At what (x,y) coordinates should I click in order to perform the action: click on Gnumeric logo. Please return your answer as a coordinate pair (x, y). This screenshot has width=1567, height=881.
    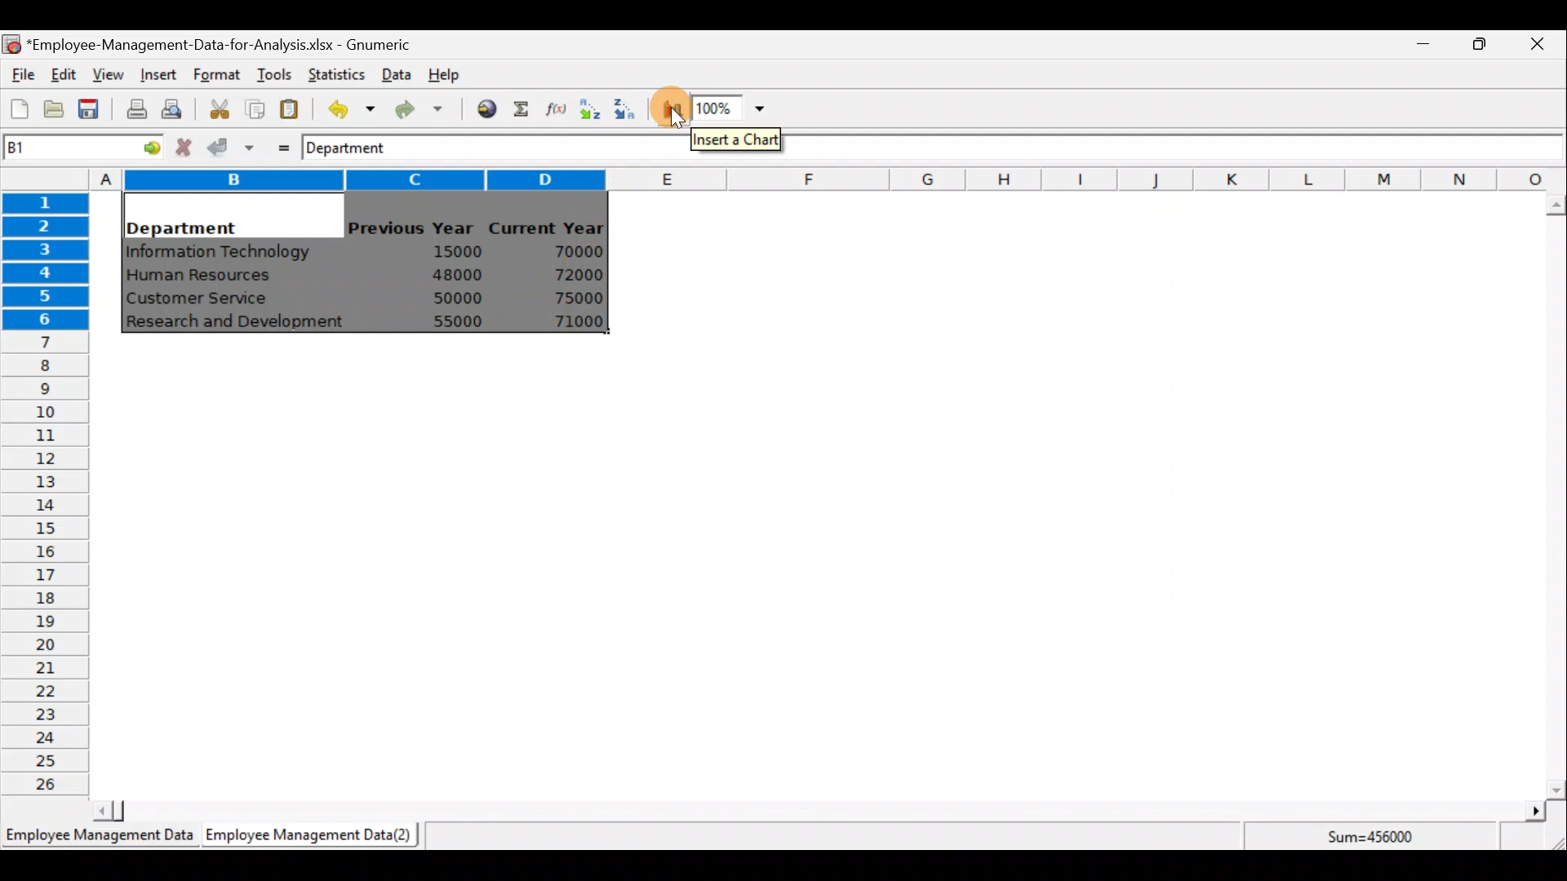
    Looking at the image, I should click on (11, 46).